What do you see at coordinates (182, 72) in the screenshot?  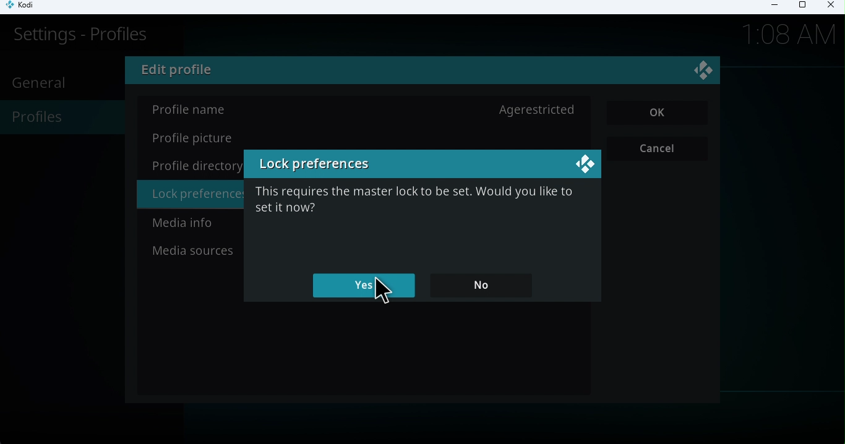 I see `Edit profile` at bounding box center [182, 72].